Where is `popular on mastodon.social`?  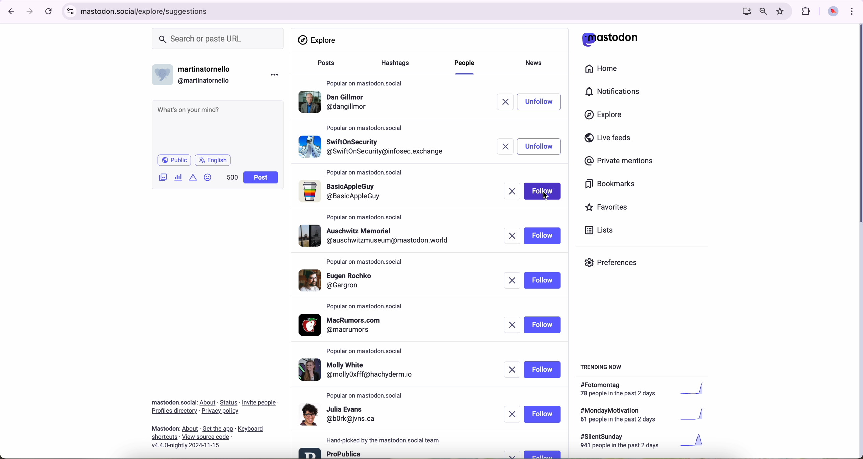
popular on mastodon.social is located at coordinates (363, 260).